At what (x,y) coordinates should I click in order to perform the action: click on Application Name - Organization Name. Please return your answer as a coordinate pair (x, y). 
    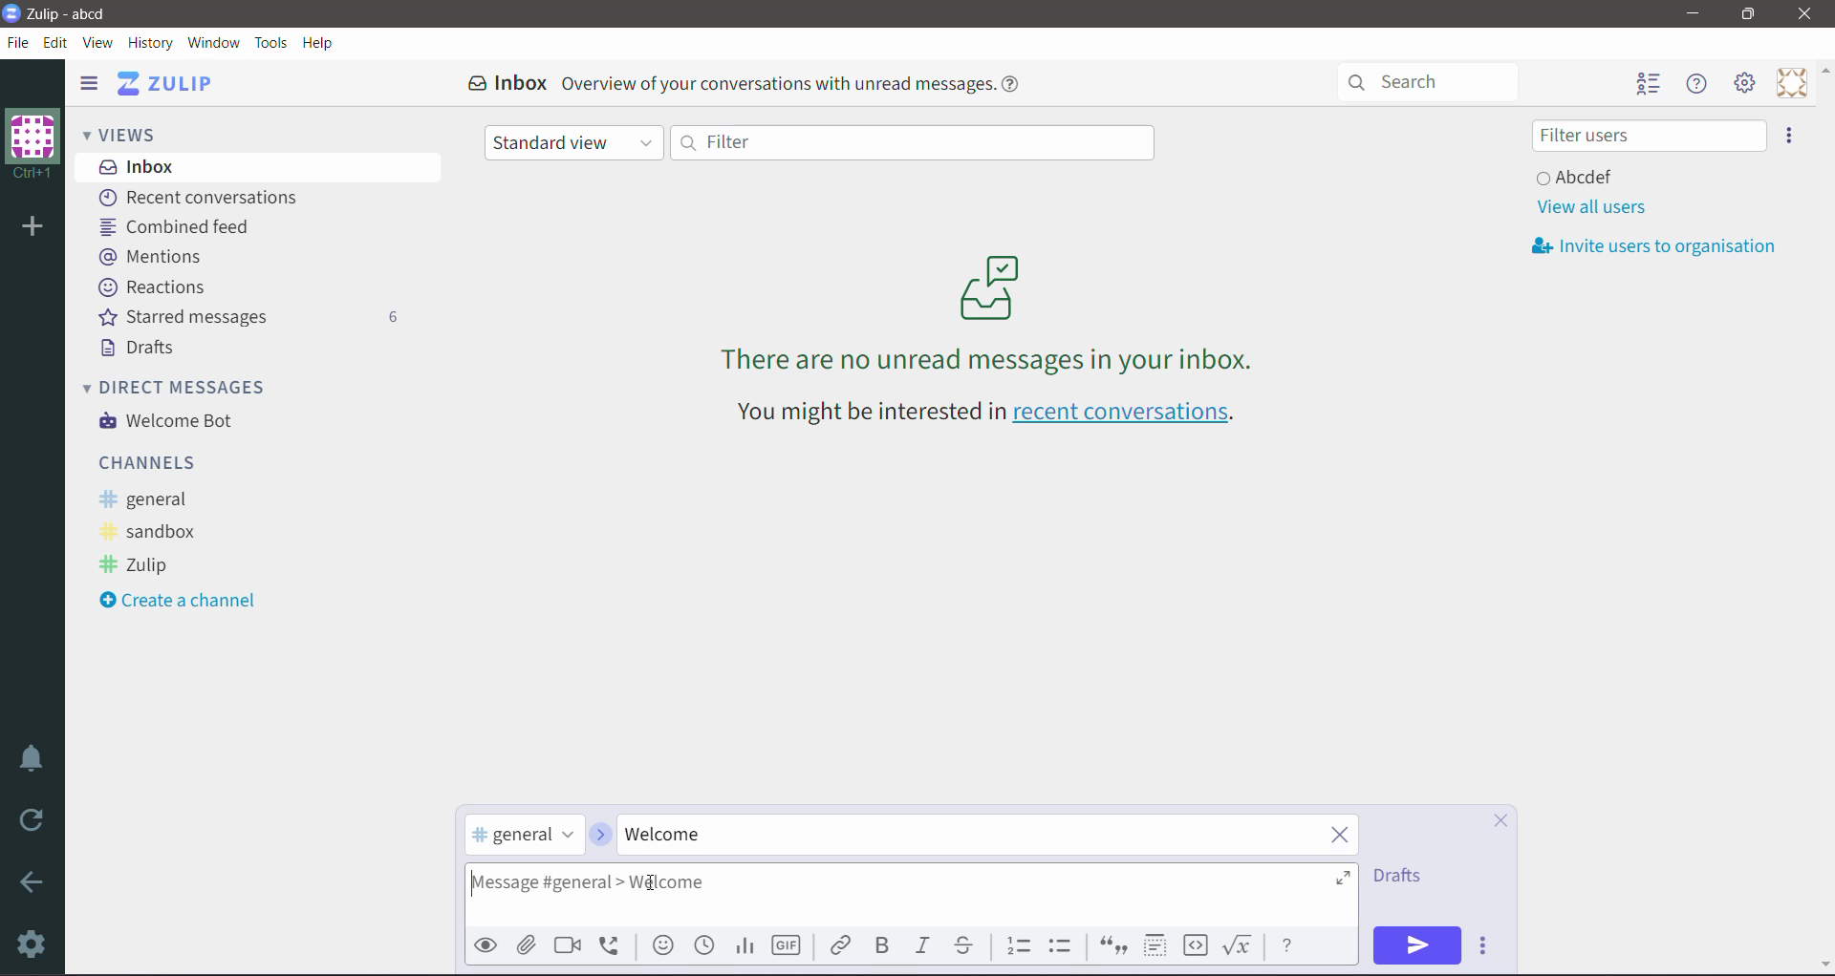
    Looking at the image, I should click on (79, 13).